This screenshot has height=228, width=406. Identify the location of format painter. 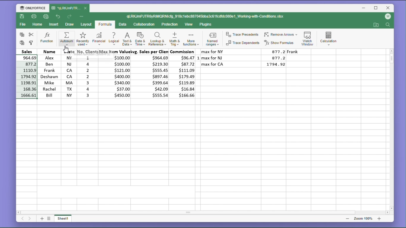
(32, 42).